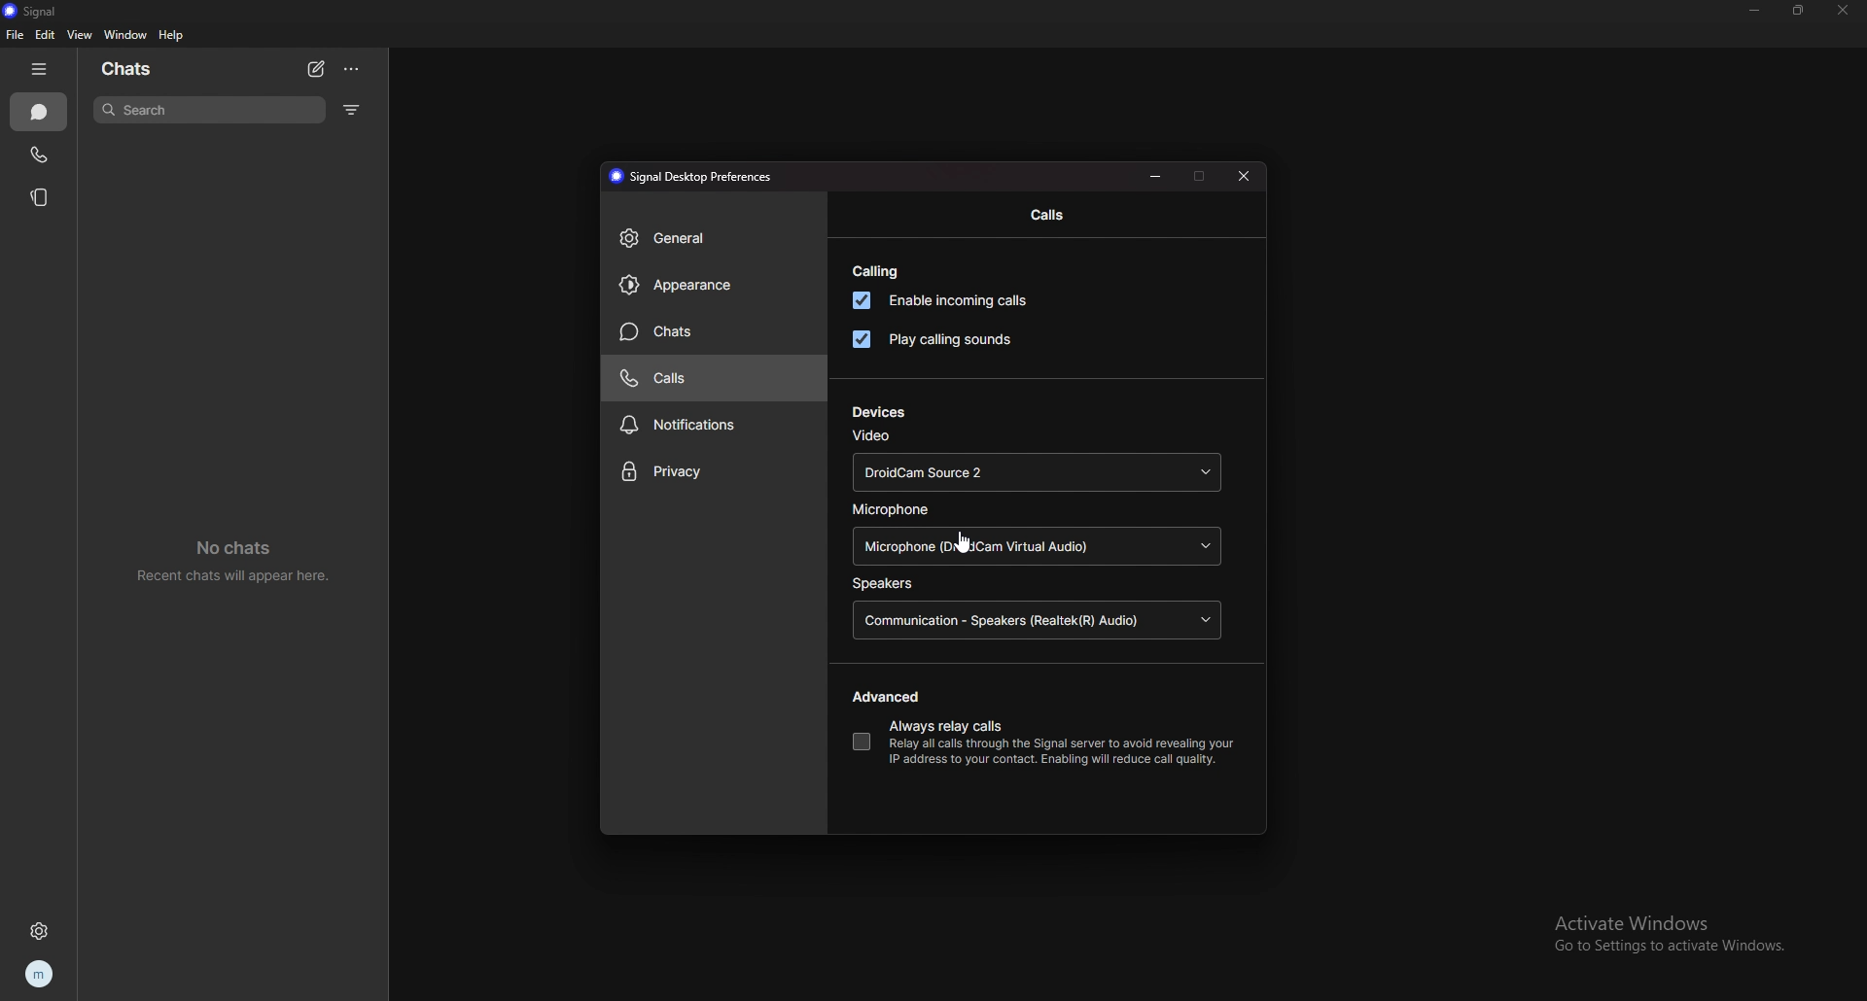 The image size is (1867, 1001). What do you see at coordinates (871, 435) in the screenshot?
I see `video` at bounding box center [871, 435].